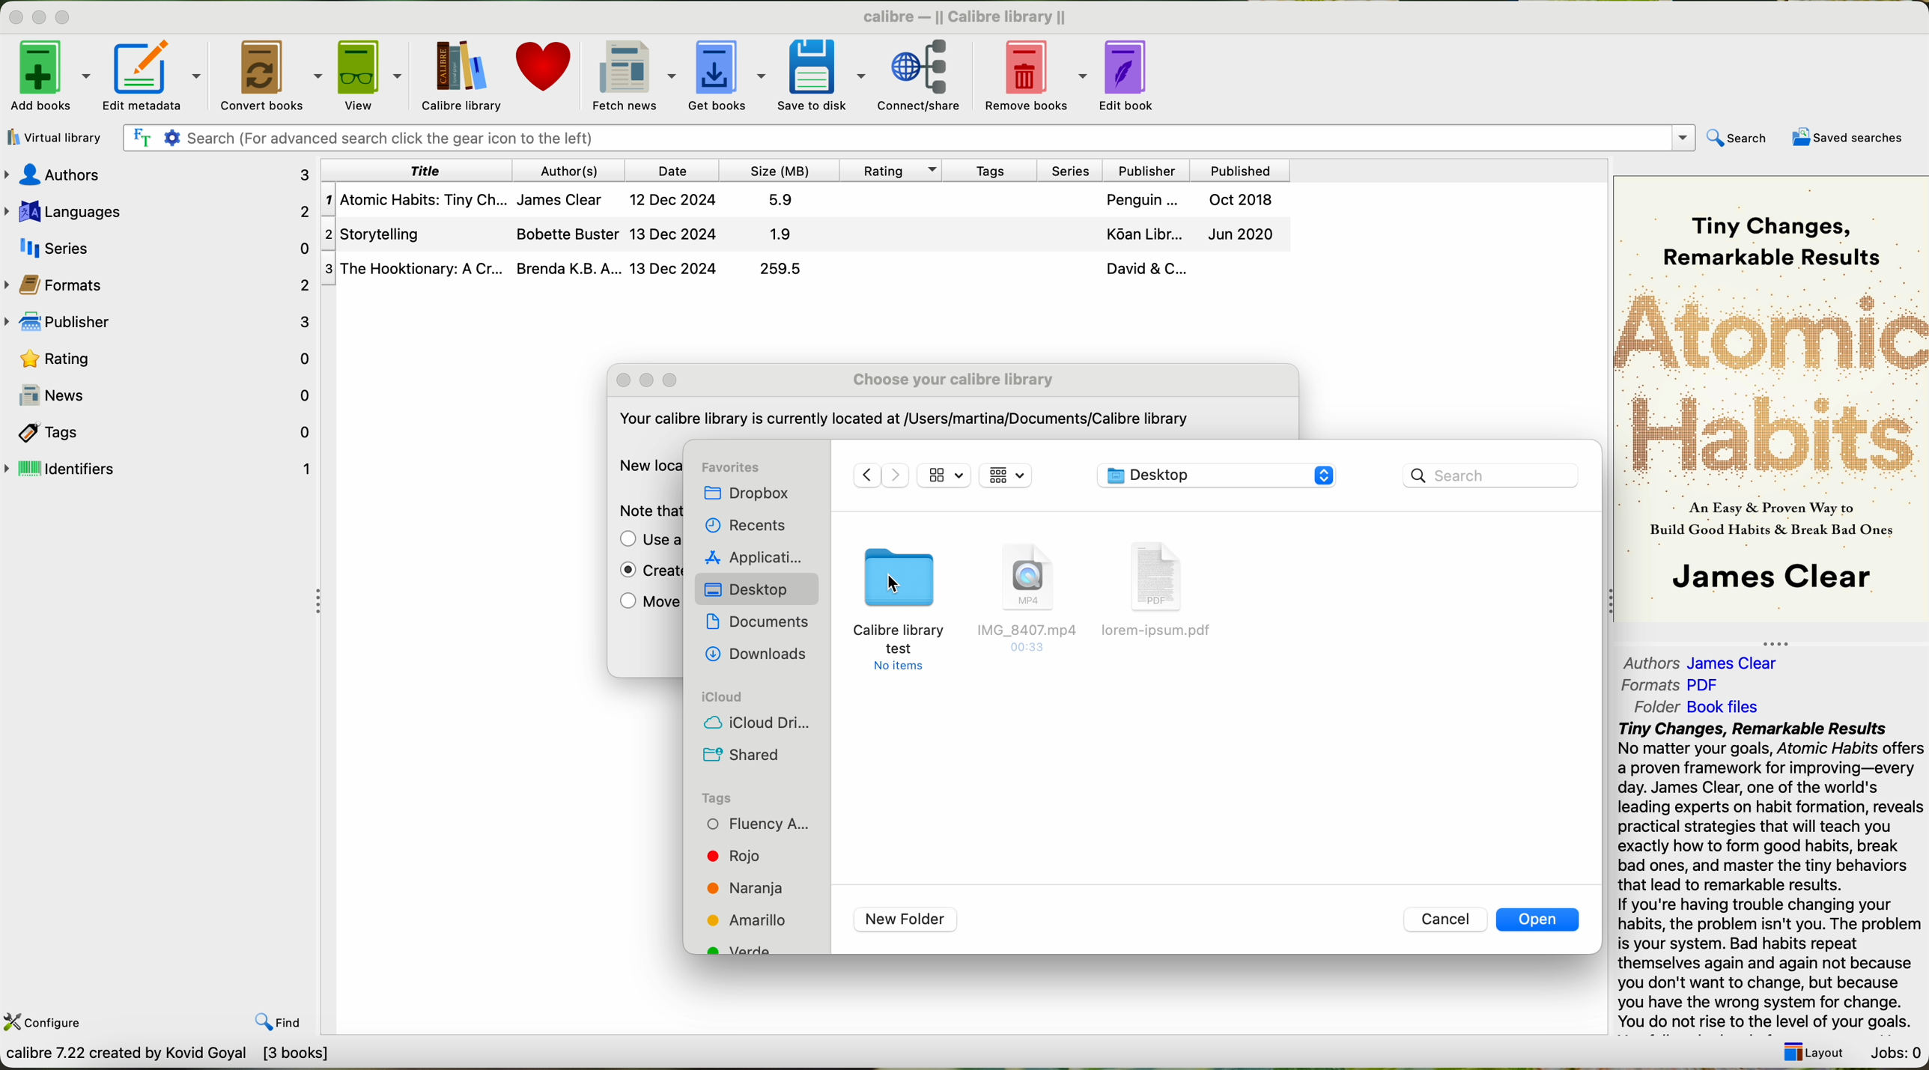  What do you see at coordinates (51, 137) in the screenshot?
I see `virtual library` at bounding box center [51, 137].